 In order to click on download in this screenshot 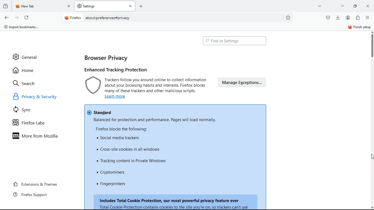, I will do `click(338, 17)`.